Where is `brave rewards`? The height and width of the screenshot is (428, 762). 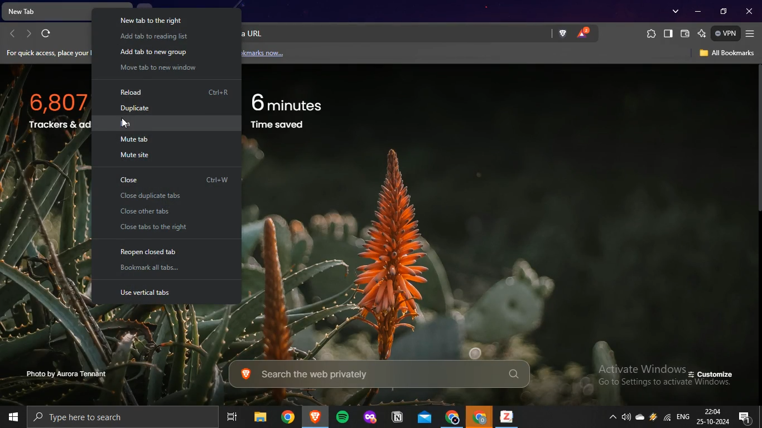 brave rewards is located at coordinates (583, 32).